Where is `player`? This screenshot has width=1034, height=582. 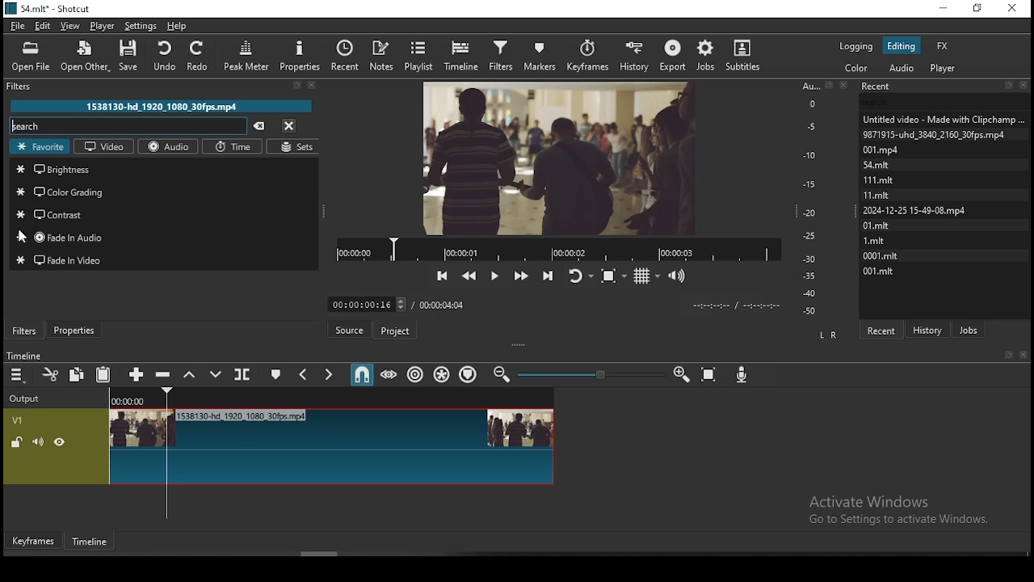
player is located at coordinates (103, 26).